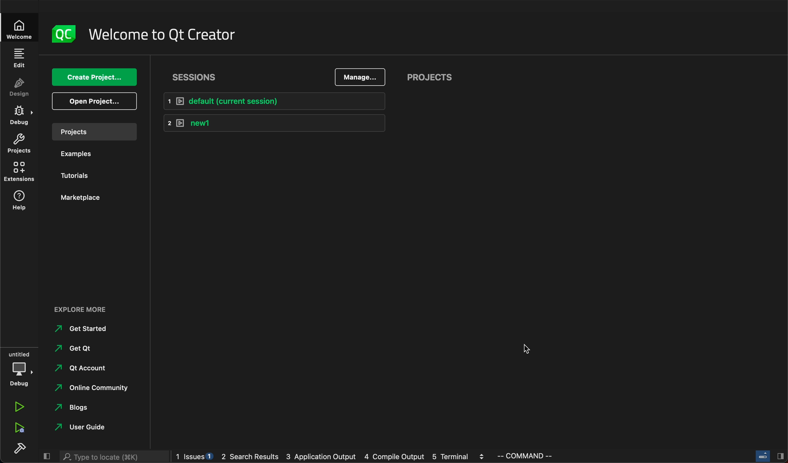  What do you see at coordinates (81, 177) in the screenshot?
I see `tutorials` at bounding box center [81, 177].